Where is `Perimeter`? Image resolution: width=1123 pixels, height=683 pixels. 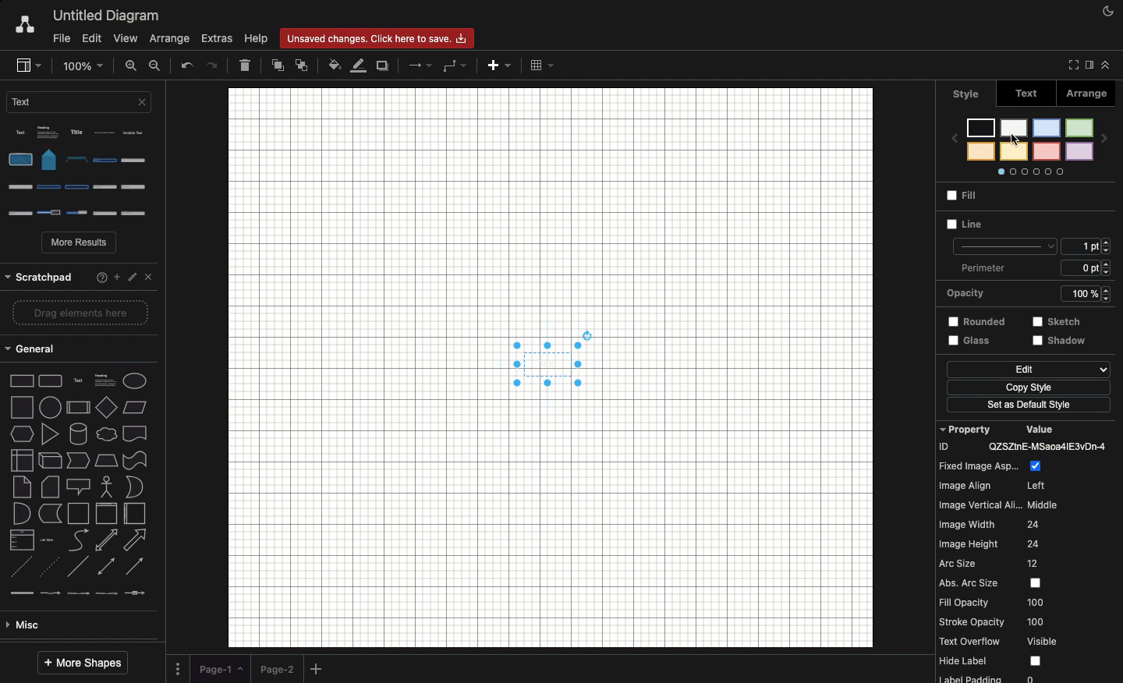 Perimeter is located at coordinates (978, 267).